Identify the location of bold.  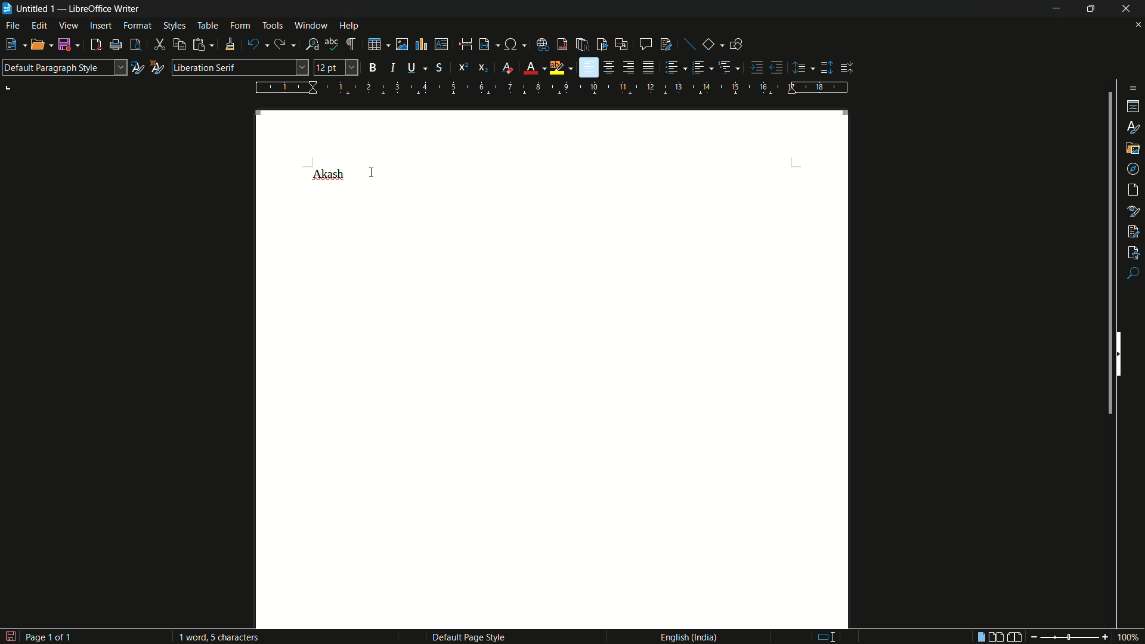
(373, 67).